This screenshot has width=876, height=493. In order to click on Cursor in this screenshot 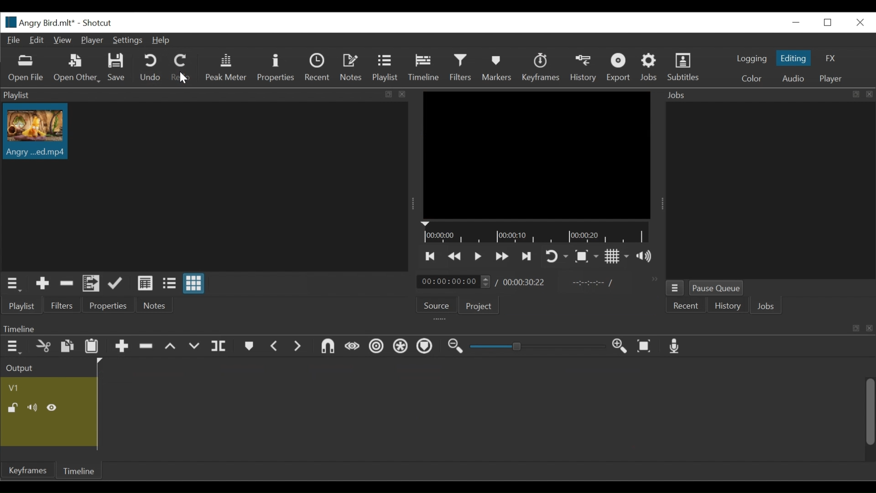, I will do `click(180, 78)`.